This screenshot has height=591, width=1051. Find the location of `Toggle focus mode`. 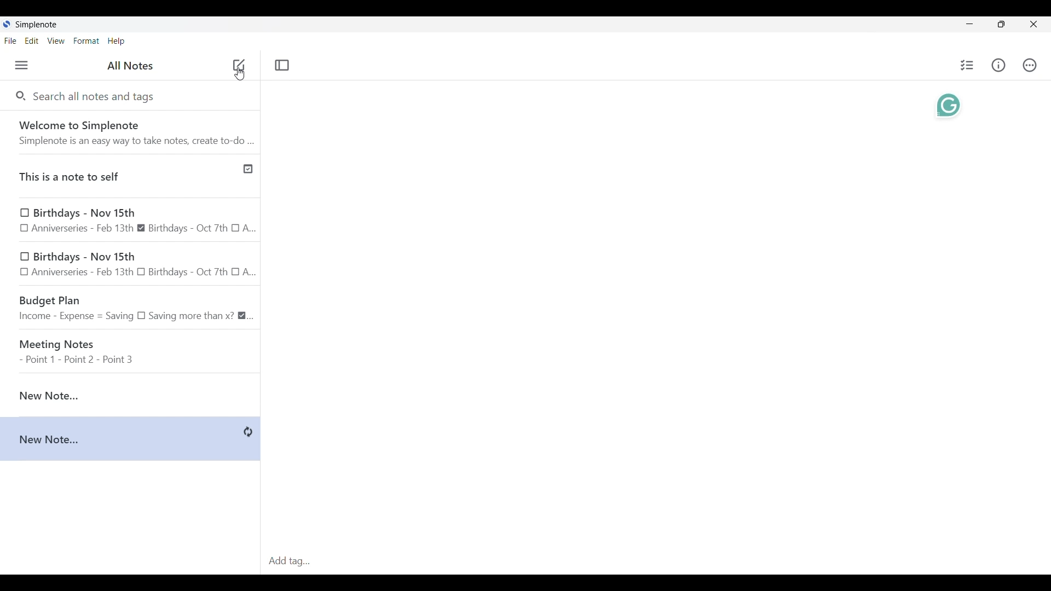

Toggle focus mode is located at coordinates (282, 65).